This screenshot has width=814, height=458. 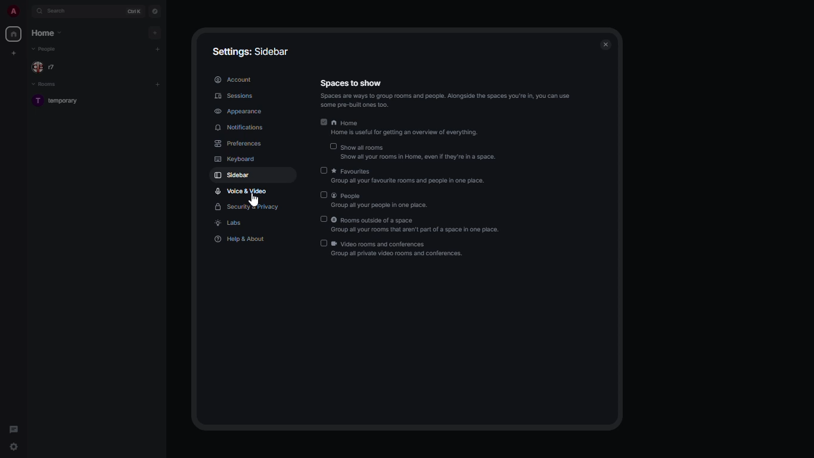 What do you see at coordinates (605, 46) in the screenshot?
I see `close` at bounding box center [605, 46].